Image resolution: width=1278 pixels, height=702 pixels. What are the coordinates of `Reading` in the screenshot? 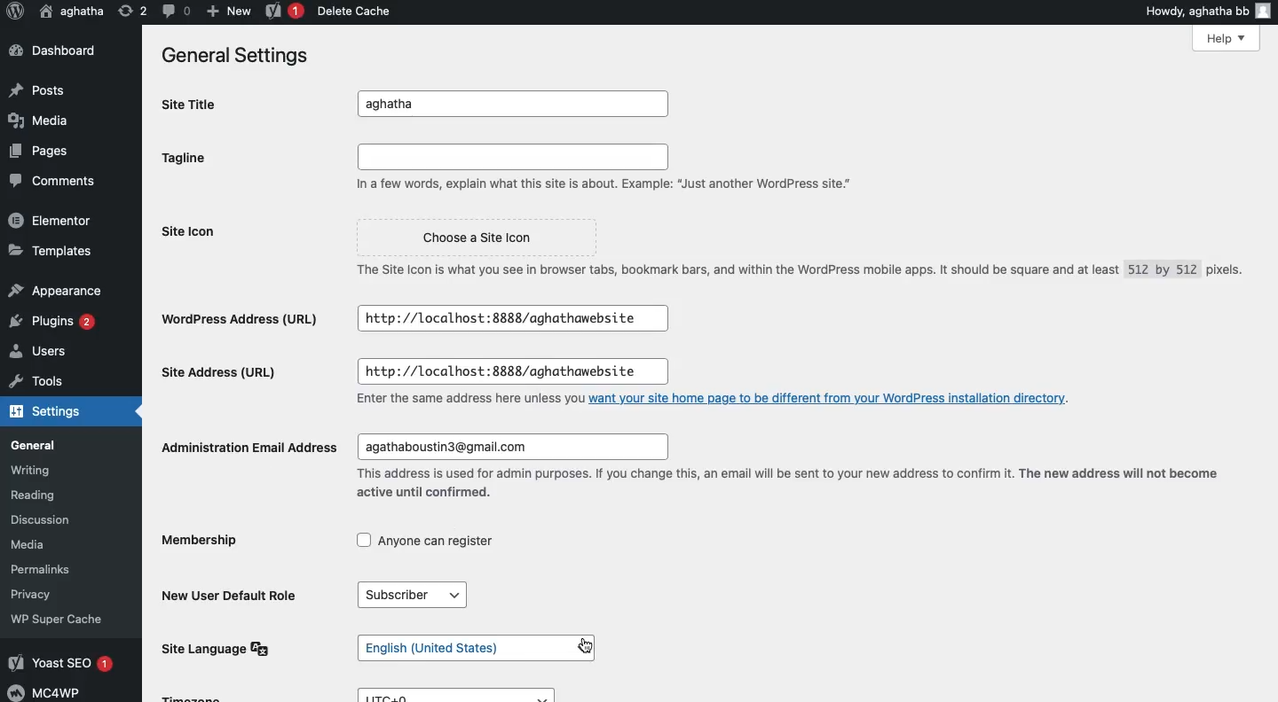 It's located at (51, 495).